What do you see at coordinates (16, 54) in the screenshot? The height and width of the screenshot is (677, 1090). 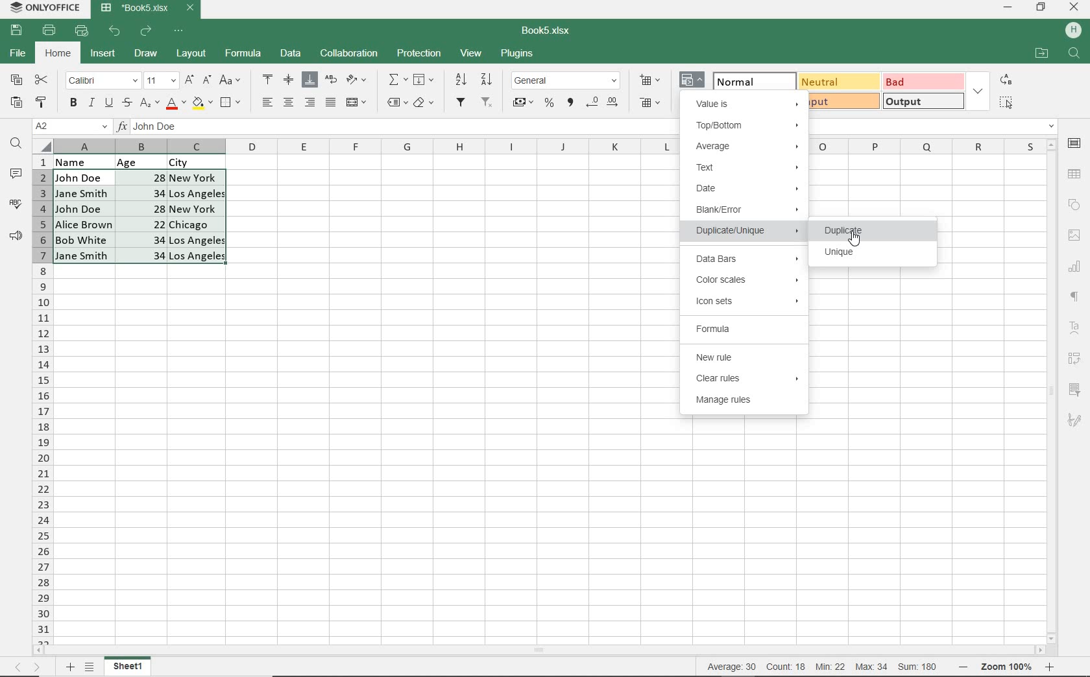 I see `FILE` at bounding box center [16, 54].